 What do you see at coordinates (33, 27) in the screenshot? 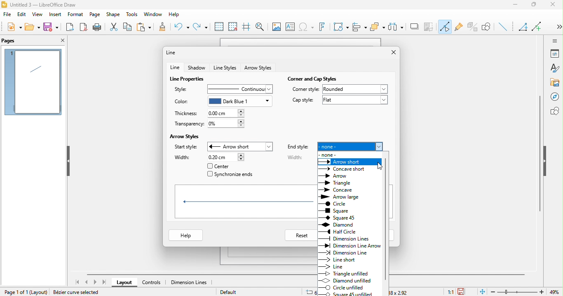
I see `open` at bounding box center [33, 27].